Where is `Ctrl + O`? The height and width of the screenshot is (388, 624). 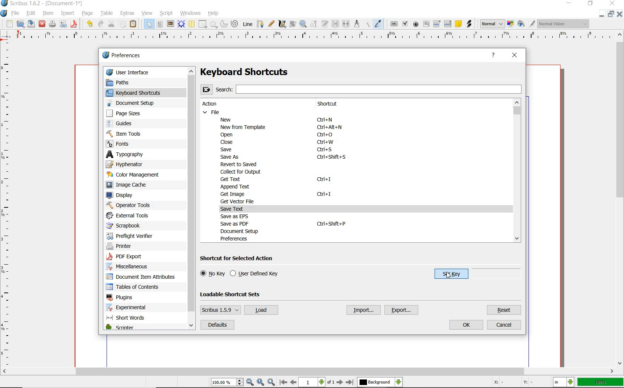 Ctrl + O is located at coordinates (326, 135).